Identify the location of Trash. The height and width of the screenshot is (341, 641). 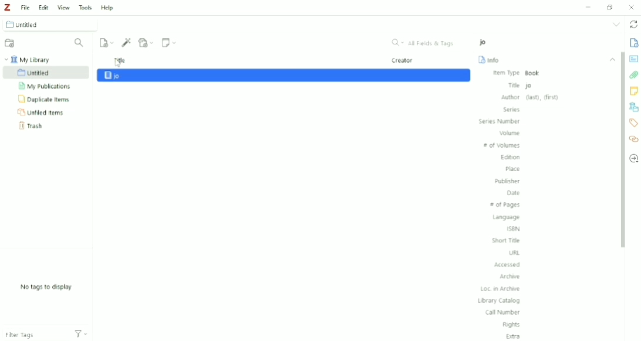
(36, 125).